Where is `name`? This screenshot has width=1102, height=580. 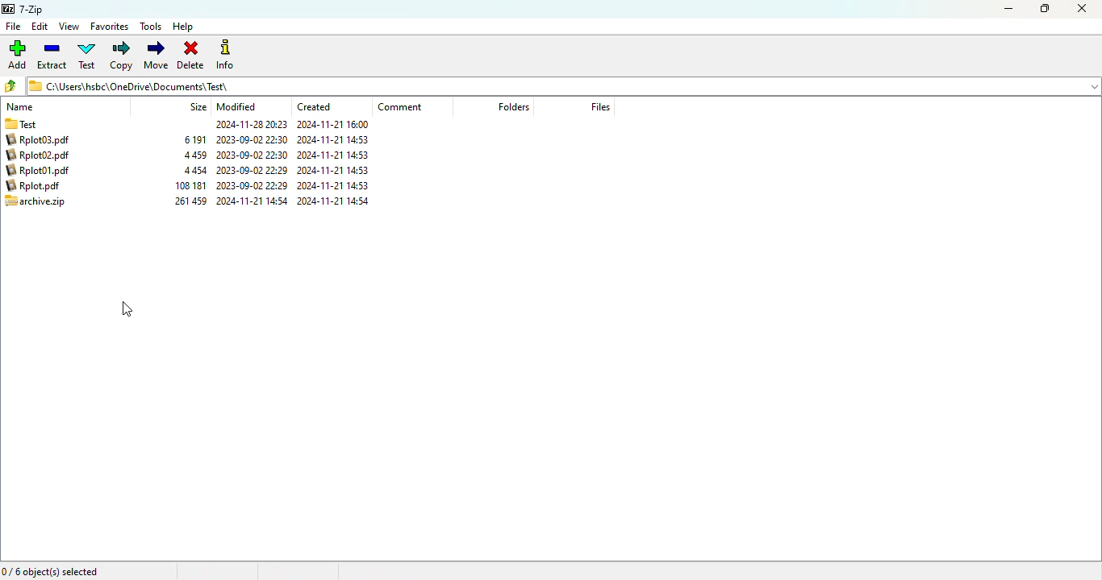
name is located at coordinates (20, 107).